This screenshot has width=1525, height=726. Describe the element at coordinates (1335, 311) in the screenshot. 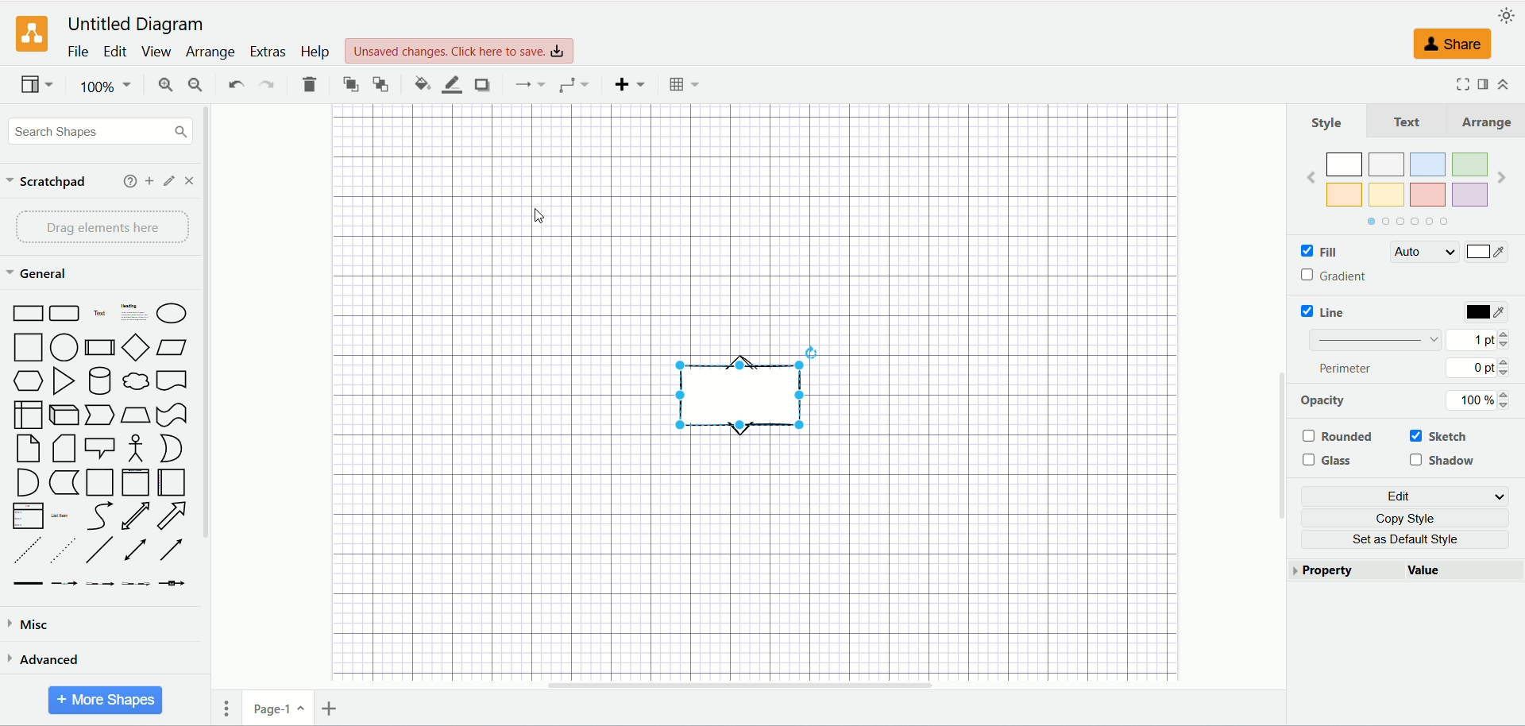

I see `line` at that location.